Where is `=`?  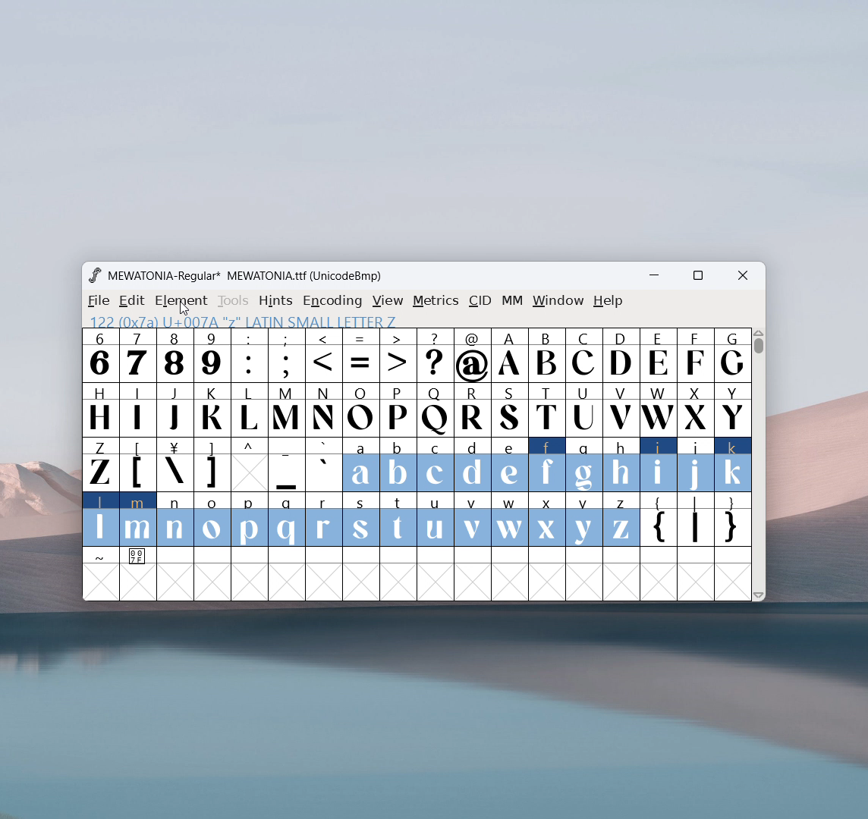
= is located at coordinates (361, 356).